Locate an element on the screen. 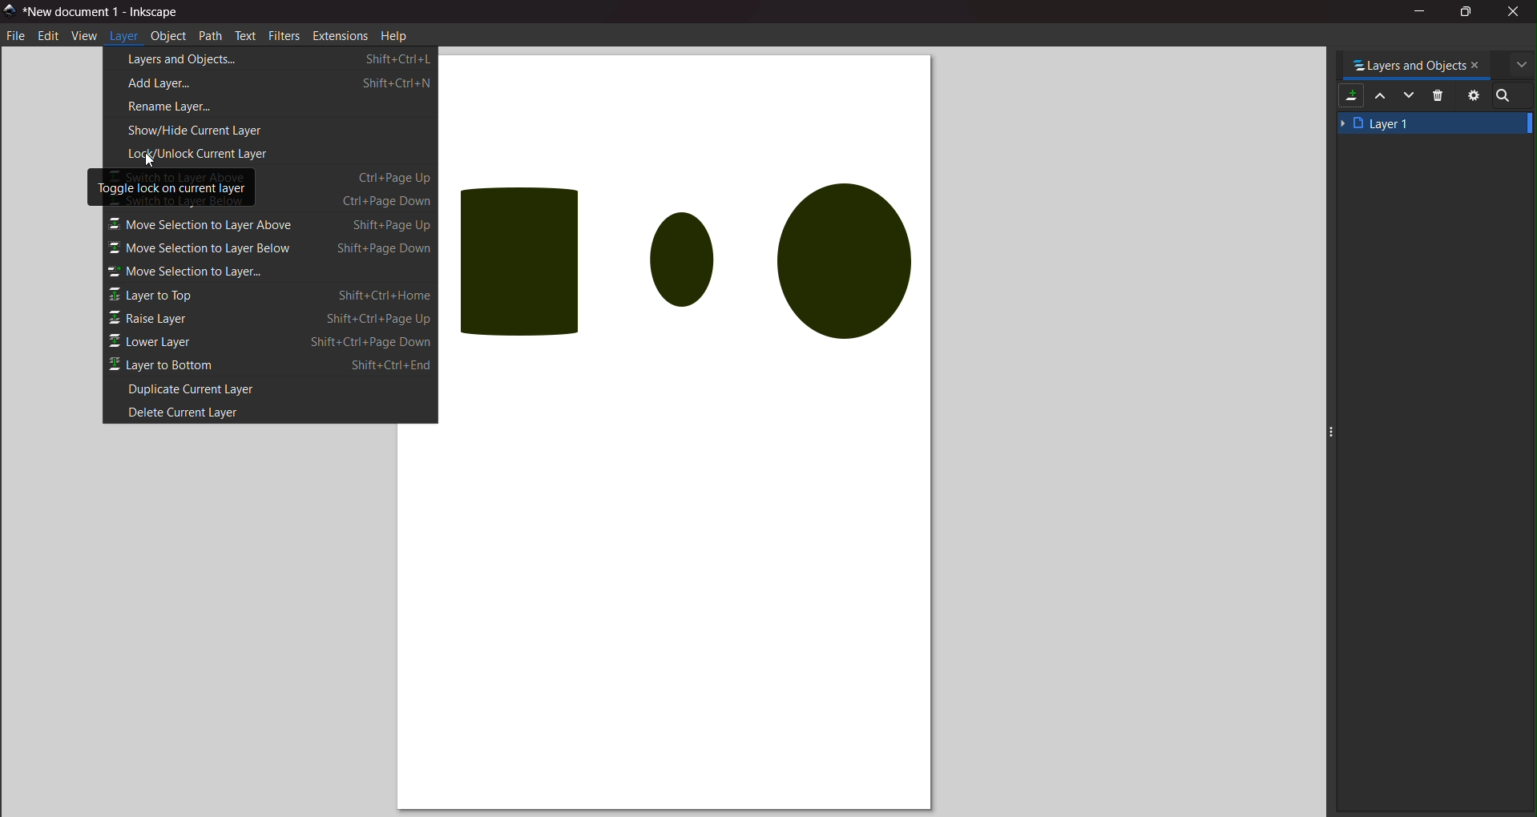 Image resolution: width=1537 pixels, height=817 pixels. add layer is located at coordinates (275, 84).